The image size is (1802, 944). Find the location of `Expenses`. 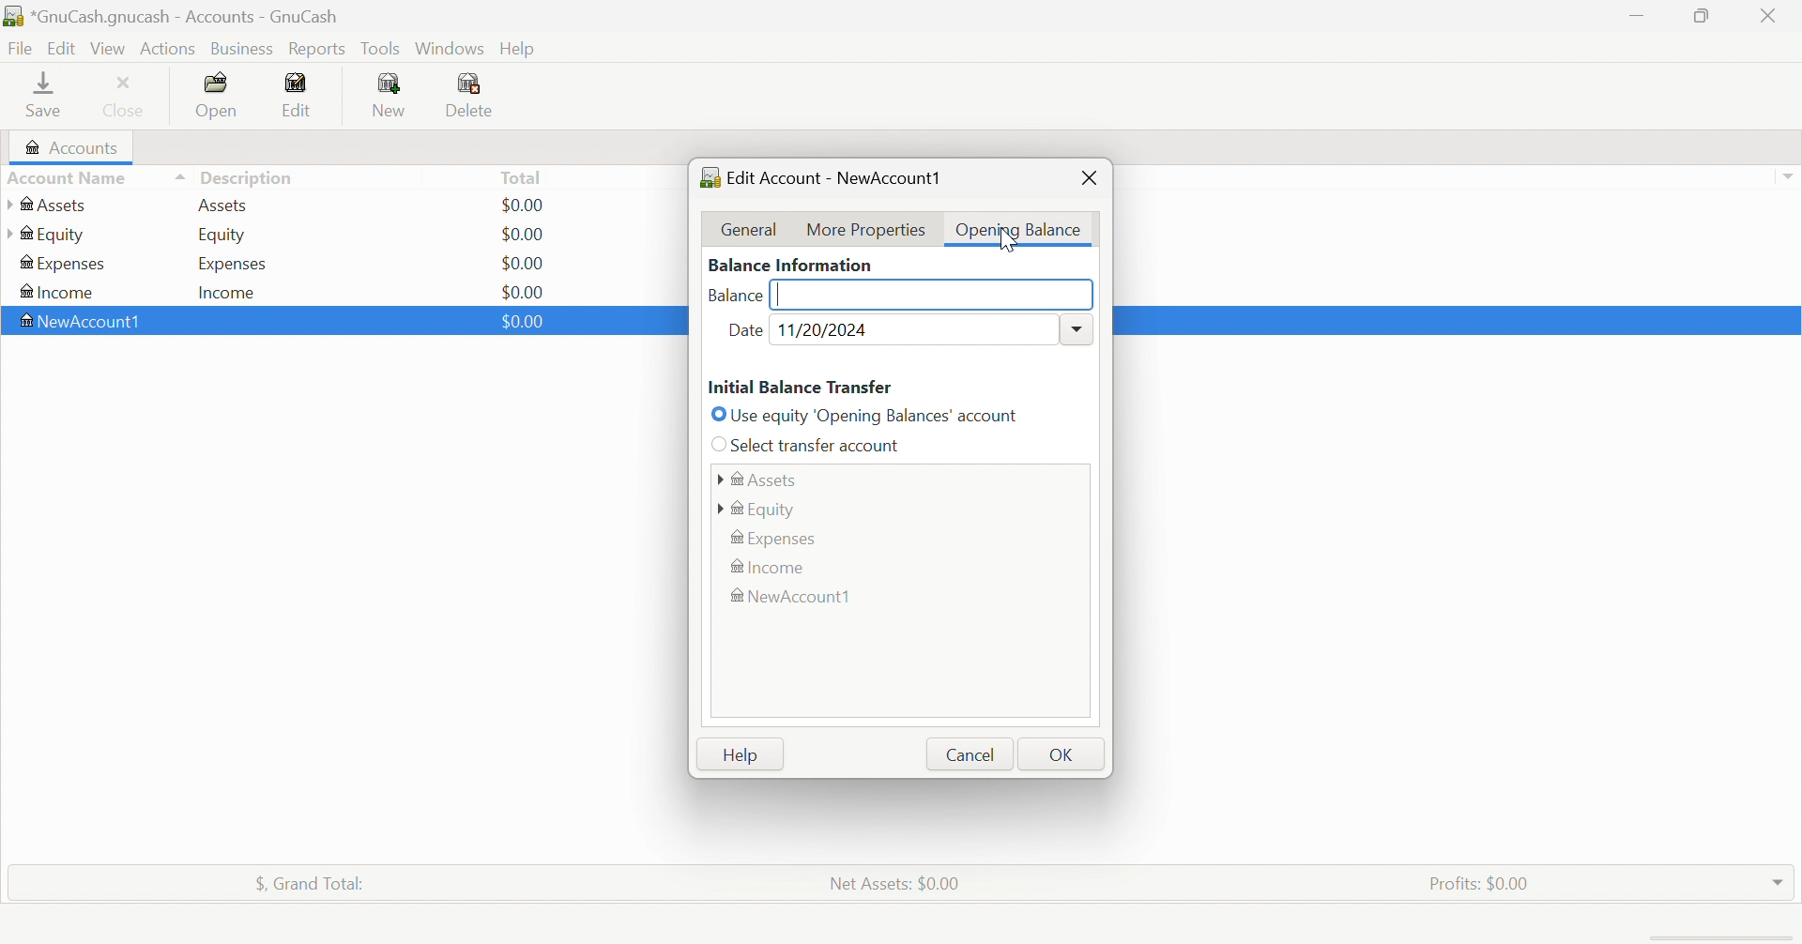

Expenses is located at coordinates (65, 264).